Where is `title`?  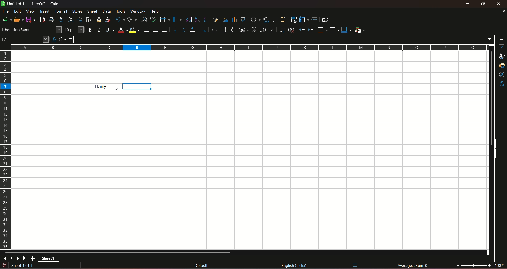
title is located at coordinates (45, 4).